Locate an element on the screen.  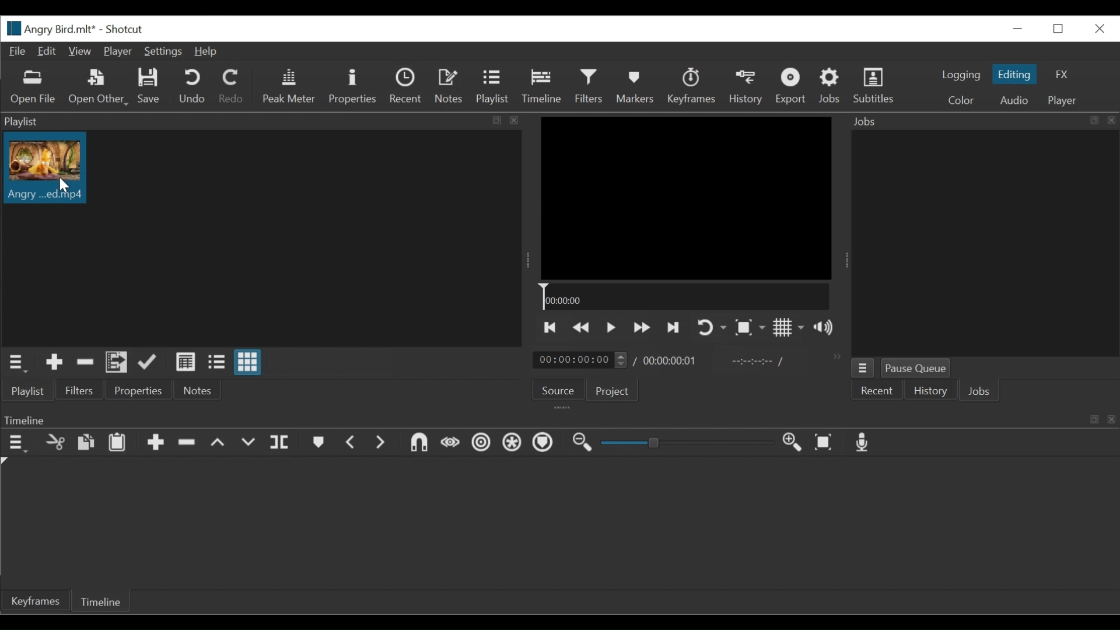
copy is located at coordinates (84, 442).